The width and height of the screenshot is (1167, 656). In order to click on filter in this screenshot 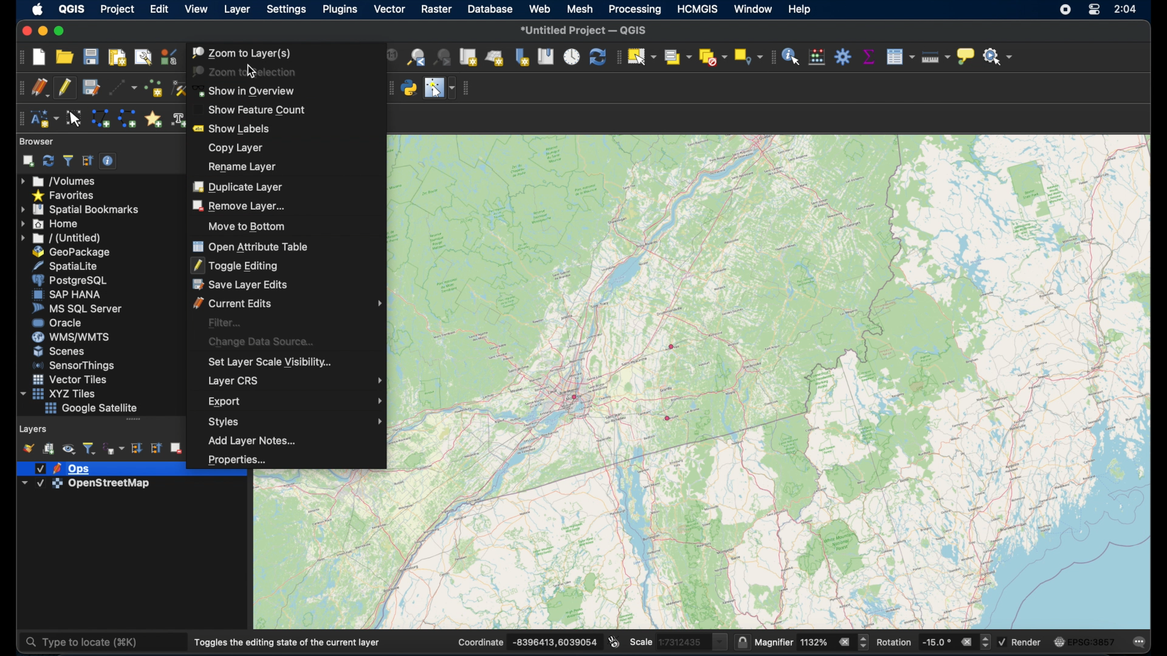, I will do `click(225, 322)`.